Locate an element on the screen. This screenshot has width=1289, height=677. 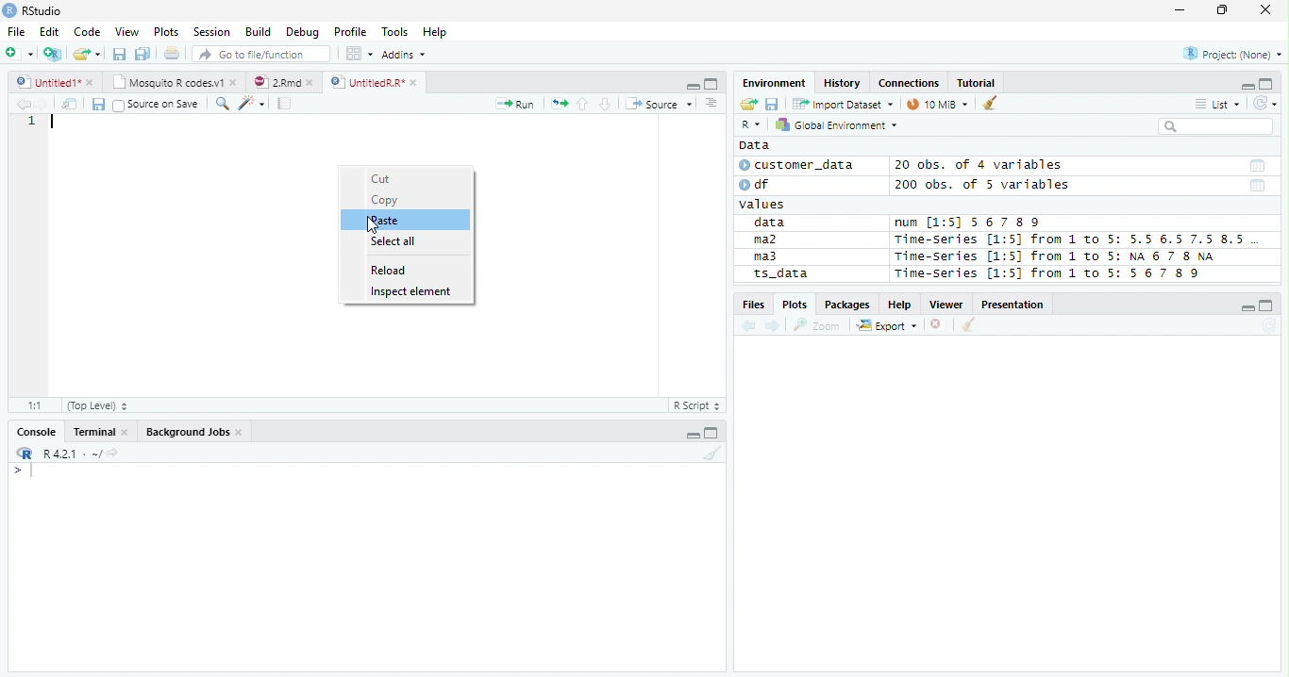
Presentation is located at coordinates (1015, 305).